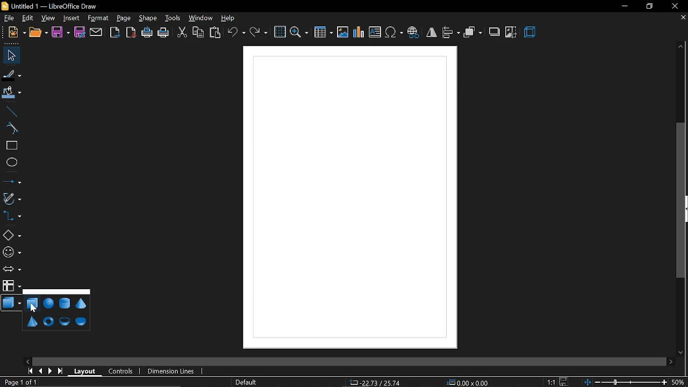 The height and width of the screenshot is (387, 688). Describe the element at coordinates (48, 303) in the screenshot. I see `sphere` at that location.